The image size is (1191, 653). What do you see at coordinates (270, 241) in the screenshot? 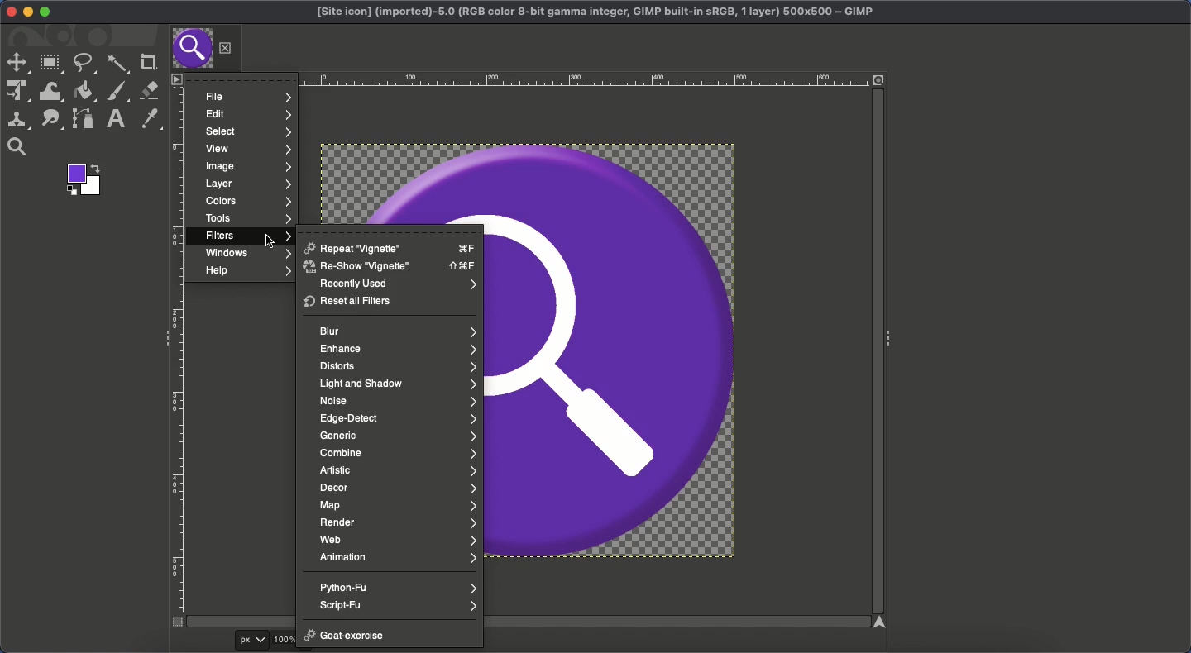
I see `cursor` at bounding box center [270, 241].